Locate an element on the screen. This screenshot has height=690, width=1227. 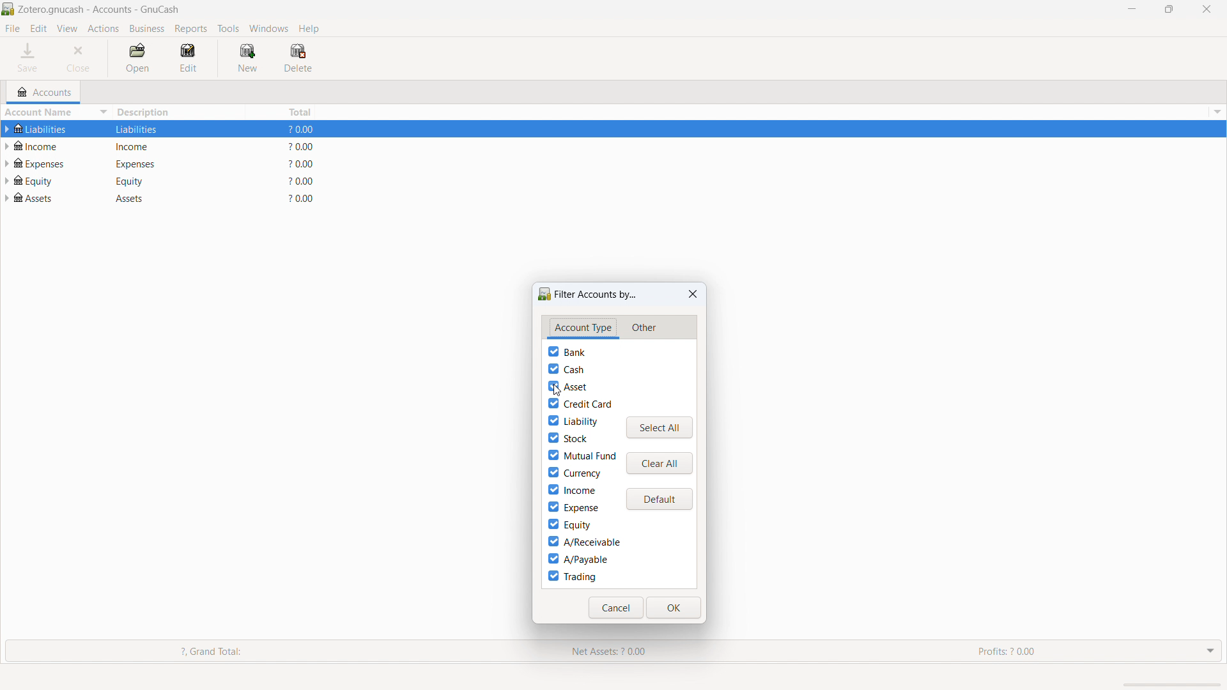
actions is located at coordinates (104, 29).